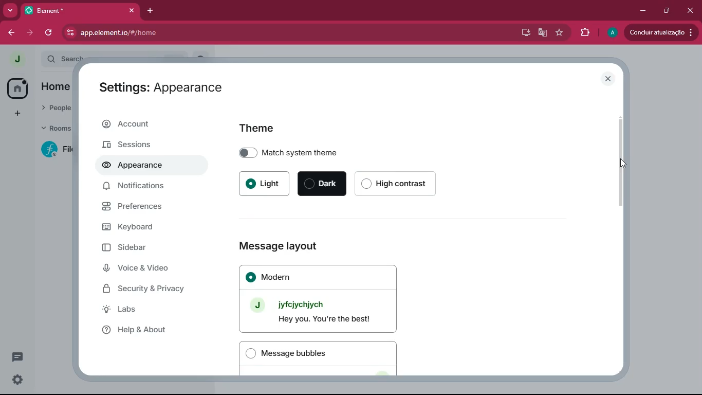 The width and height of the screenshot is (702, 395). I want to click on light, so click(264, 184).